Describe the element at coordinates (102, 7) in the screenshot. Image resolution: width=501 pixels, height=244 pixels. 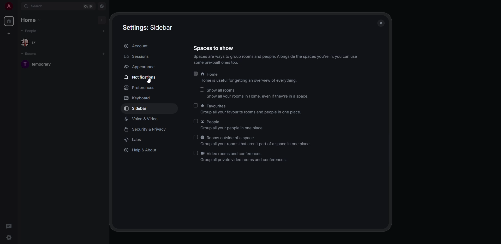
I see `navigator` at that location.